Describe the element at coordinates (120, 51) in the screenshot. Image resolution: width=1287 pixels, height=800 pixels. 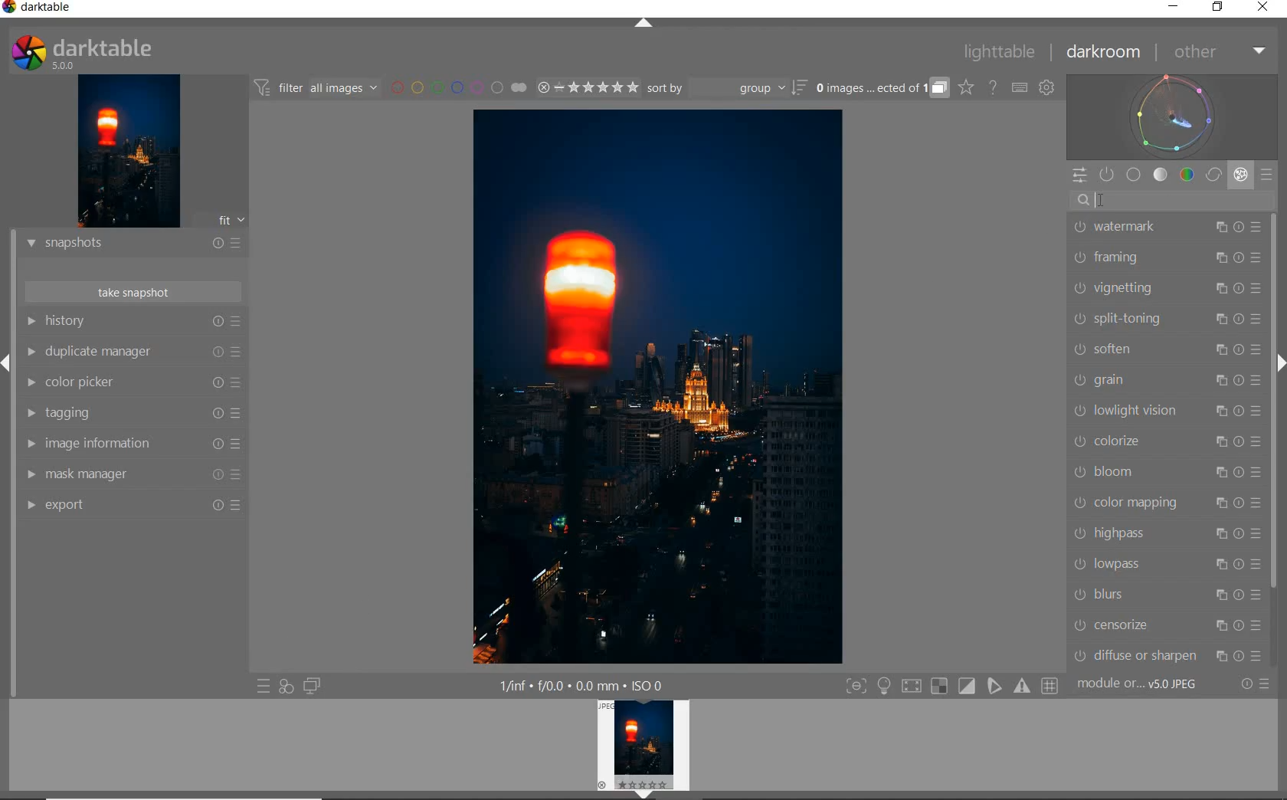
I see `darktable 5.0.0` at that location.